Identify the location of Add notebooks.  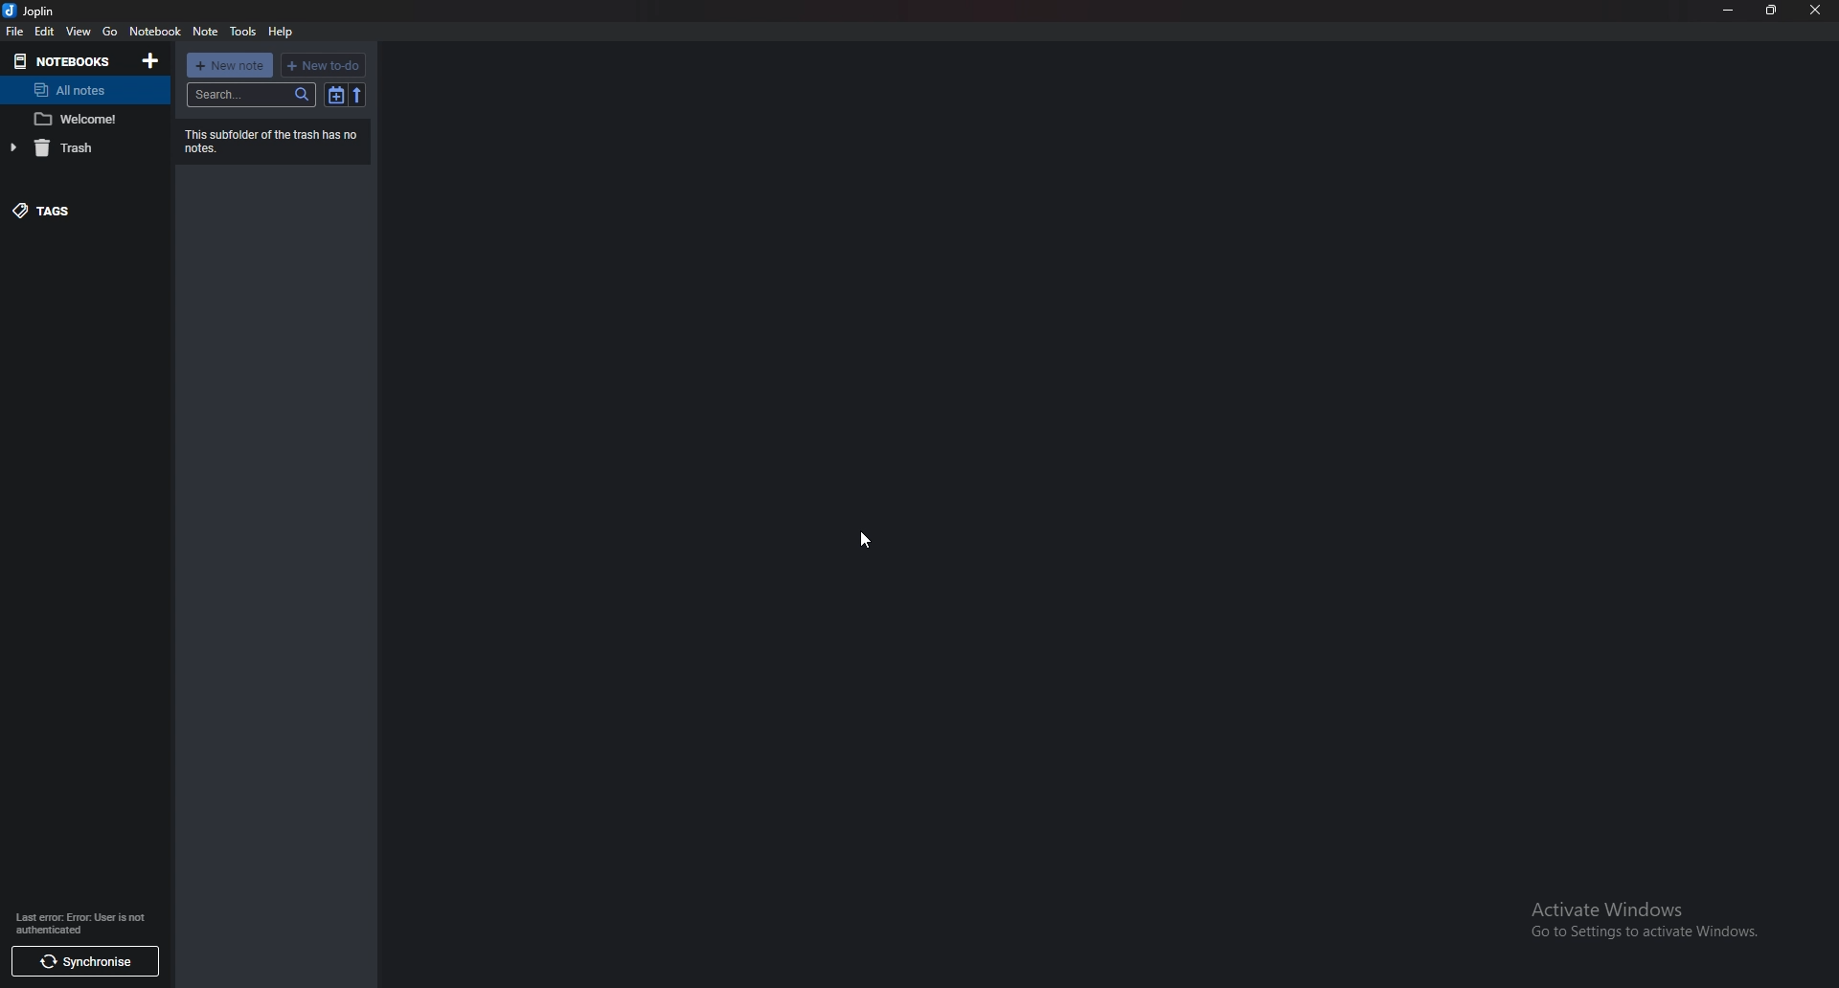
(153, 59).